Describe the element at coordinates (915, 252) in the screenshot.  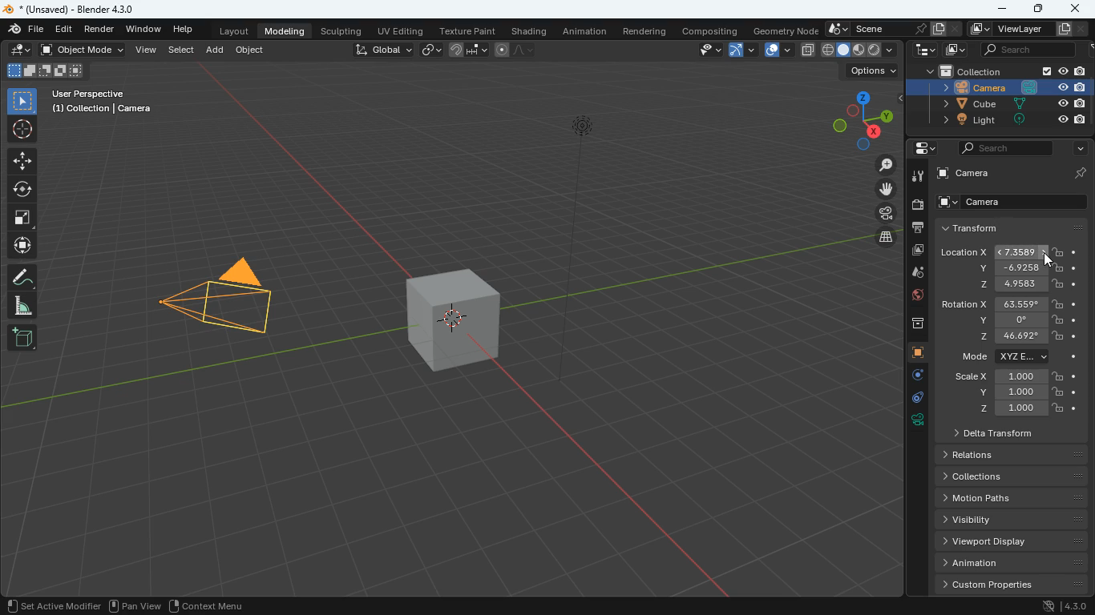
I see `image` at that location.